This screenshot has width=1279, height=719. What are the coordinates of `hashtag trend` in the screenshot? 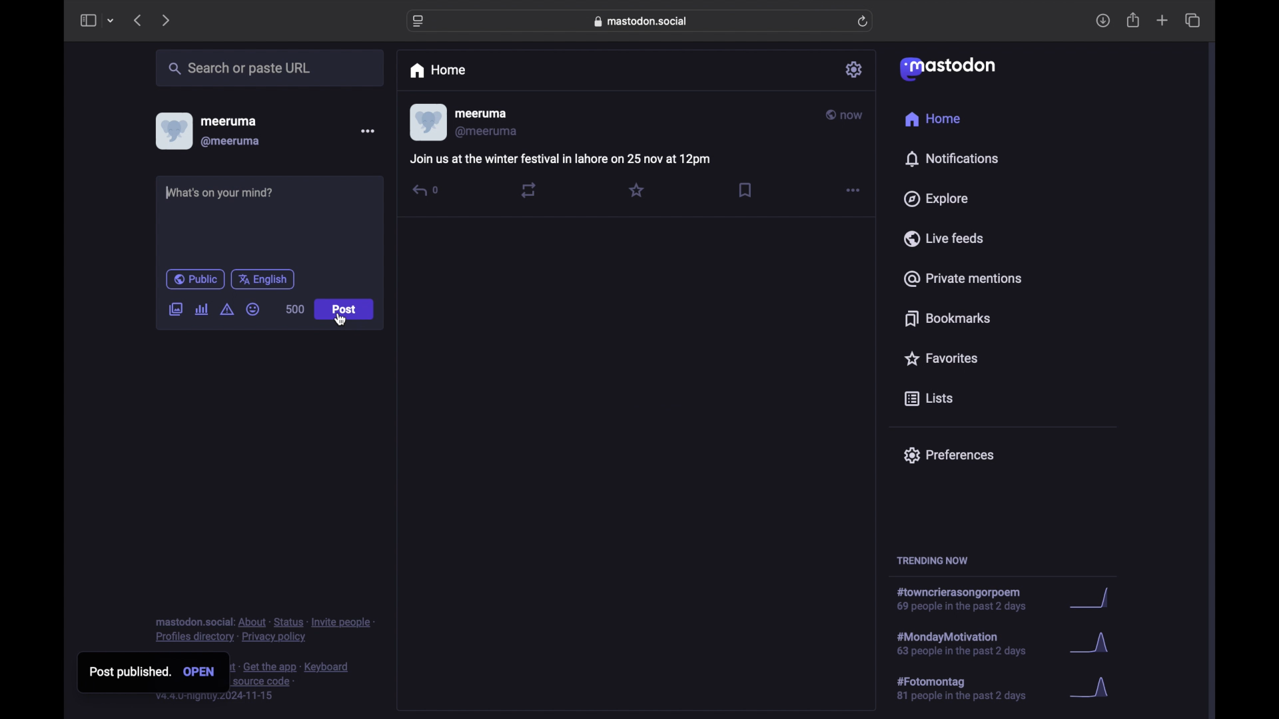 It's located at (971, 689).